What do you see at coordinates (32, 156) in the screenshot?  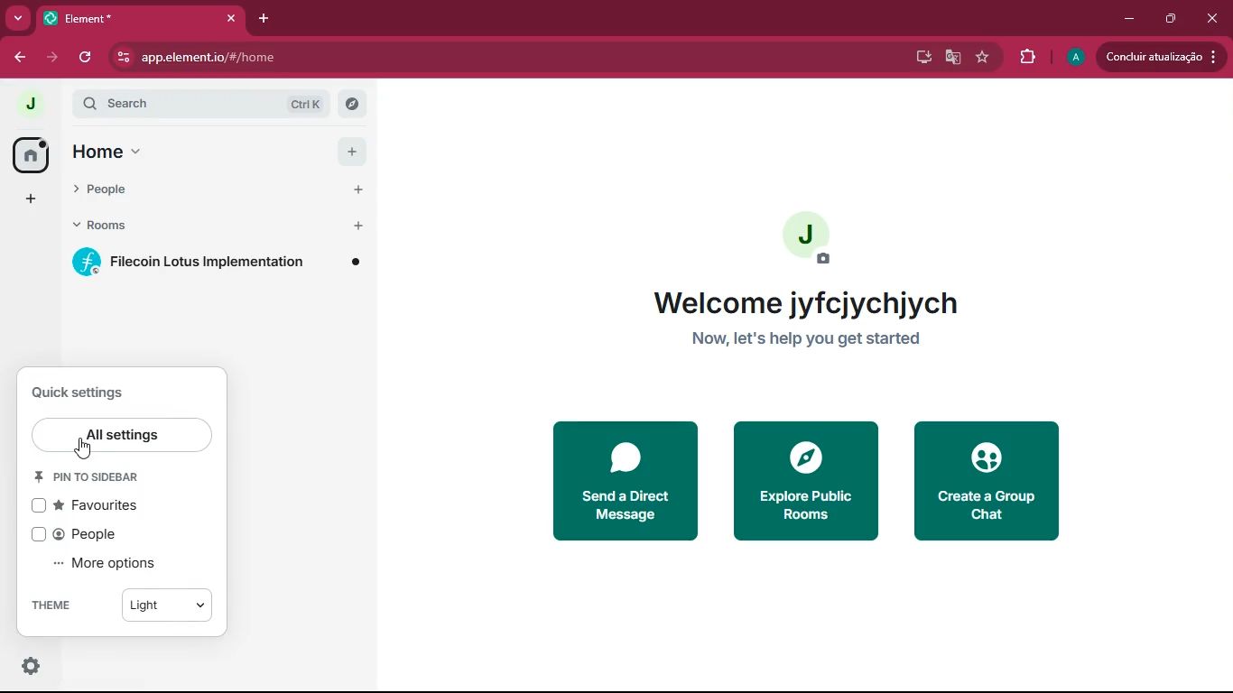 I see `home` at bounding box center [32, 156].